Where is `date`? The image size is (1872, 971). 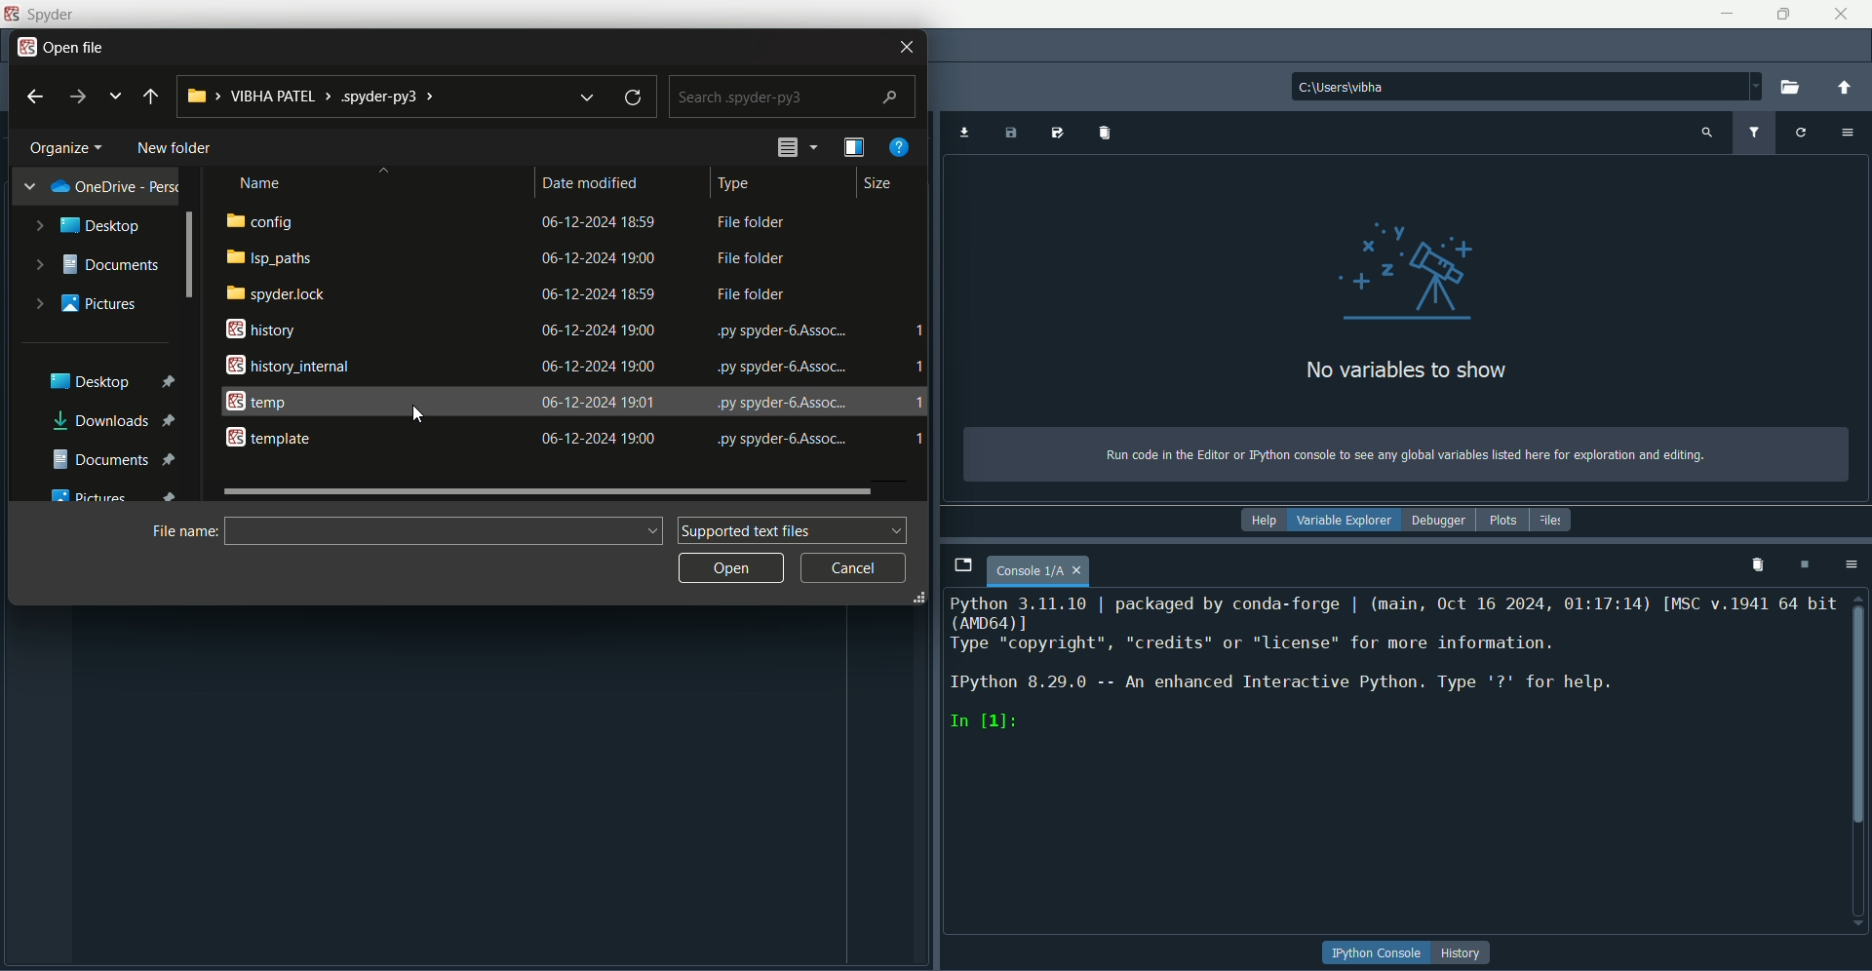 date is located at coordinates (598, 330).